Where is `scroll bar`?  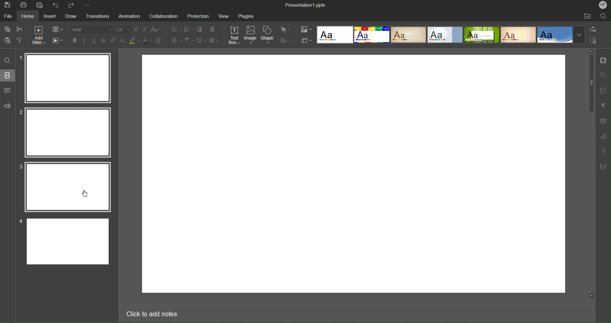 scroll bar is located at coordinates (592, 172).